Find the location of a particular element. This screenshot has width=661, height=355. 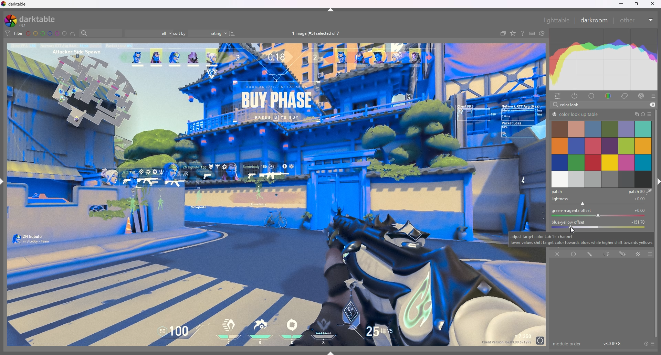

filter is located at coordinates (14, 33).